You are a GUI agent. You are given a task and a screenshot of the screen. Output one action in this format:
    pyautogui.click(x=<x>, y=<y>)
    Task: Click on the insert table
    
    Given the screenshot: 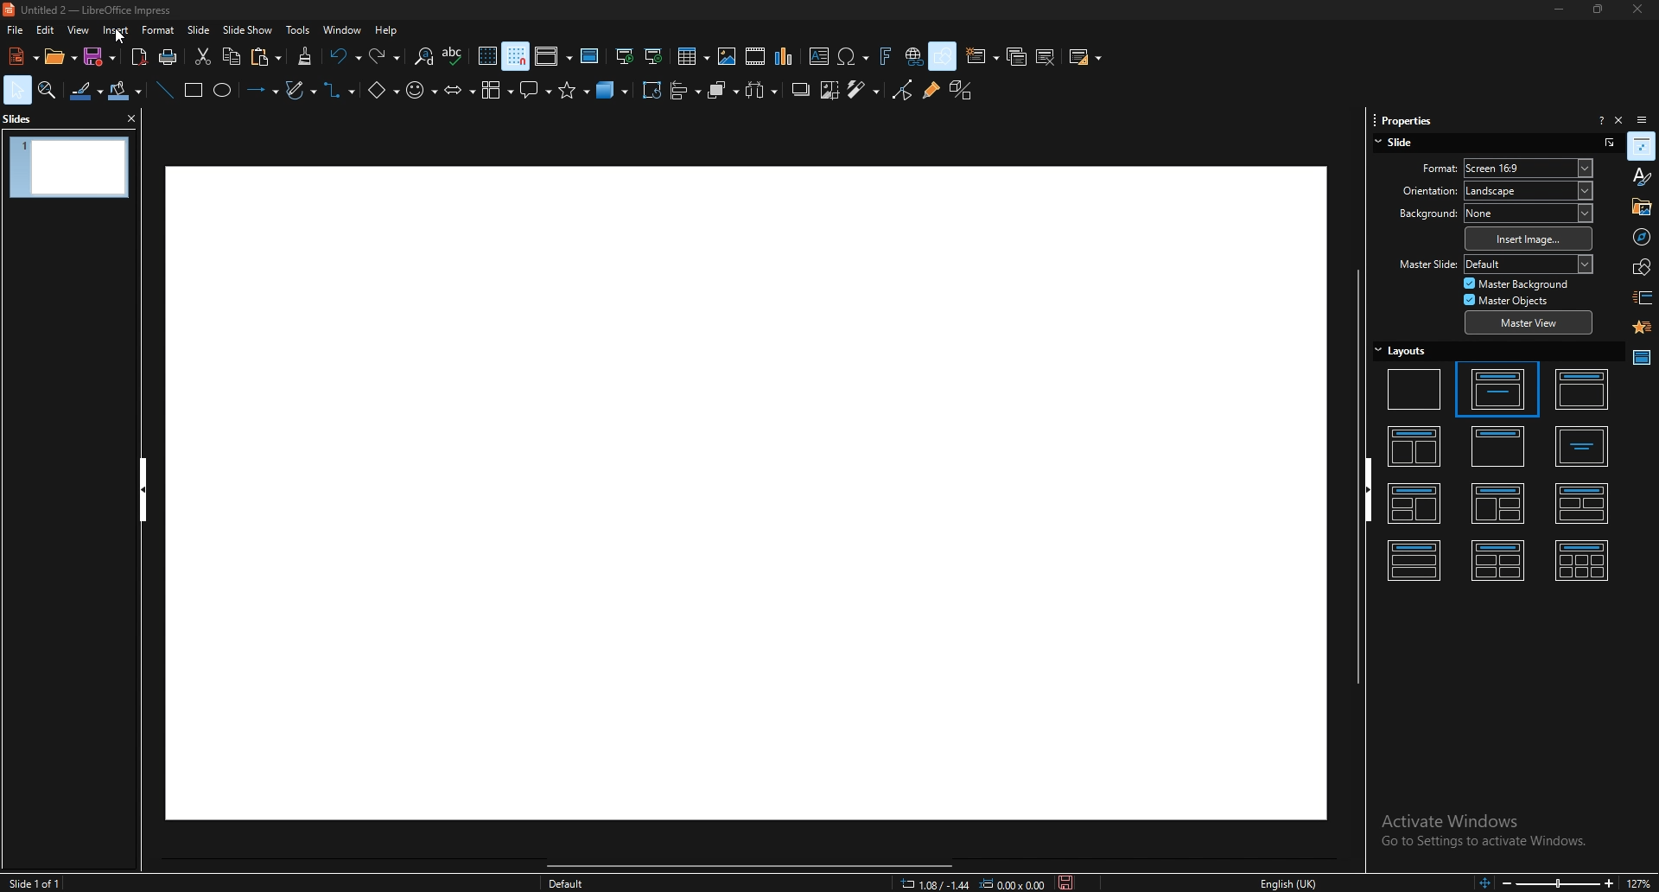 What is the action you would take?
    pyautogui.click(x=693, y=56)
    